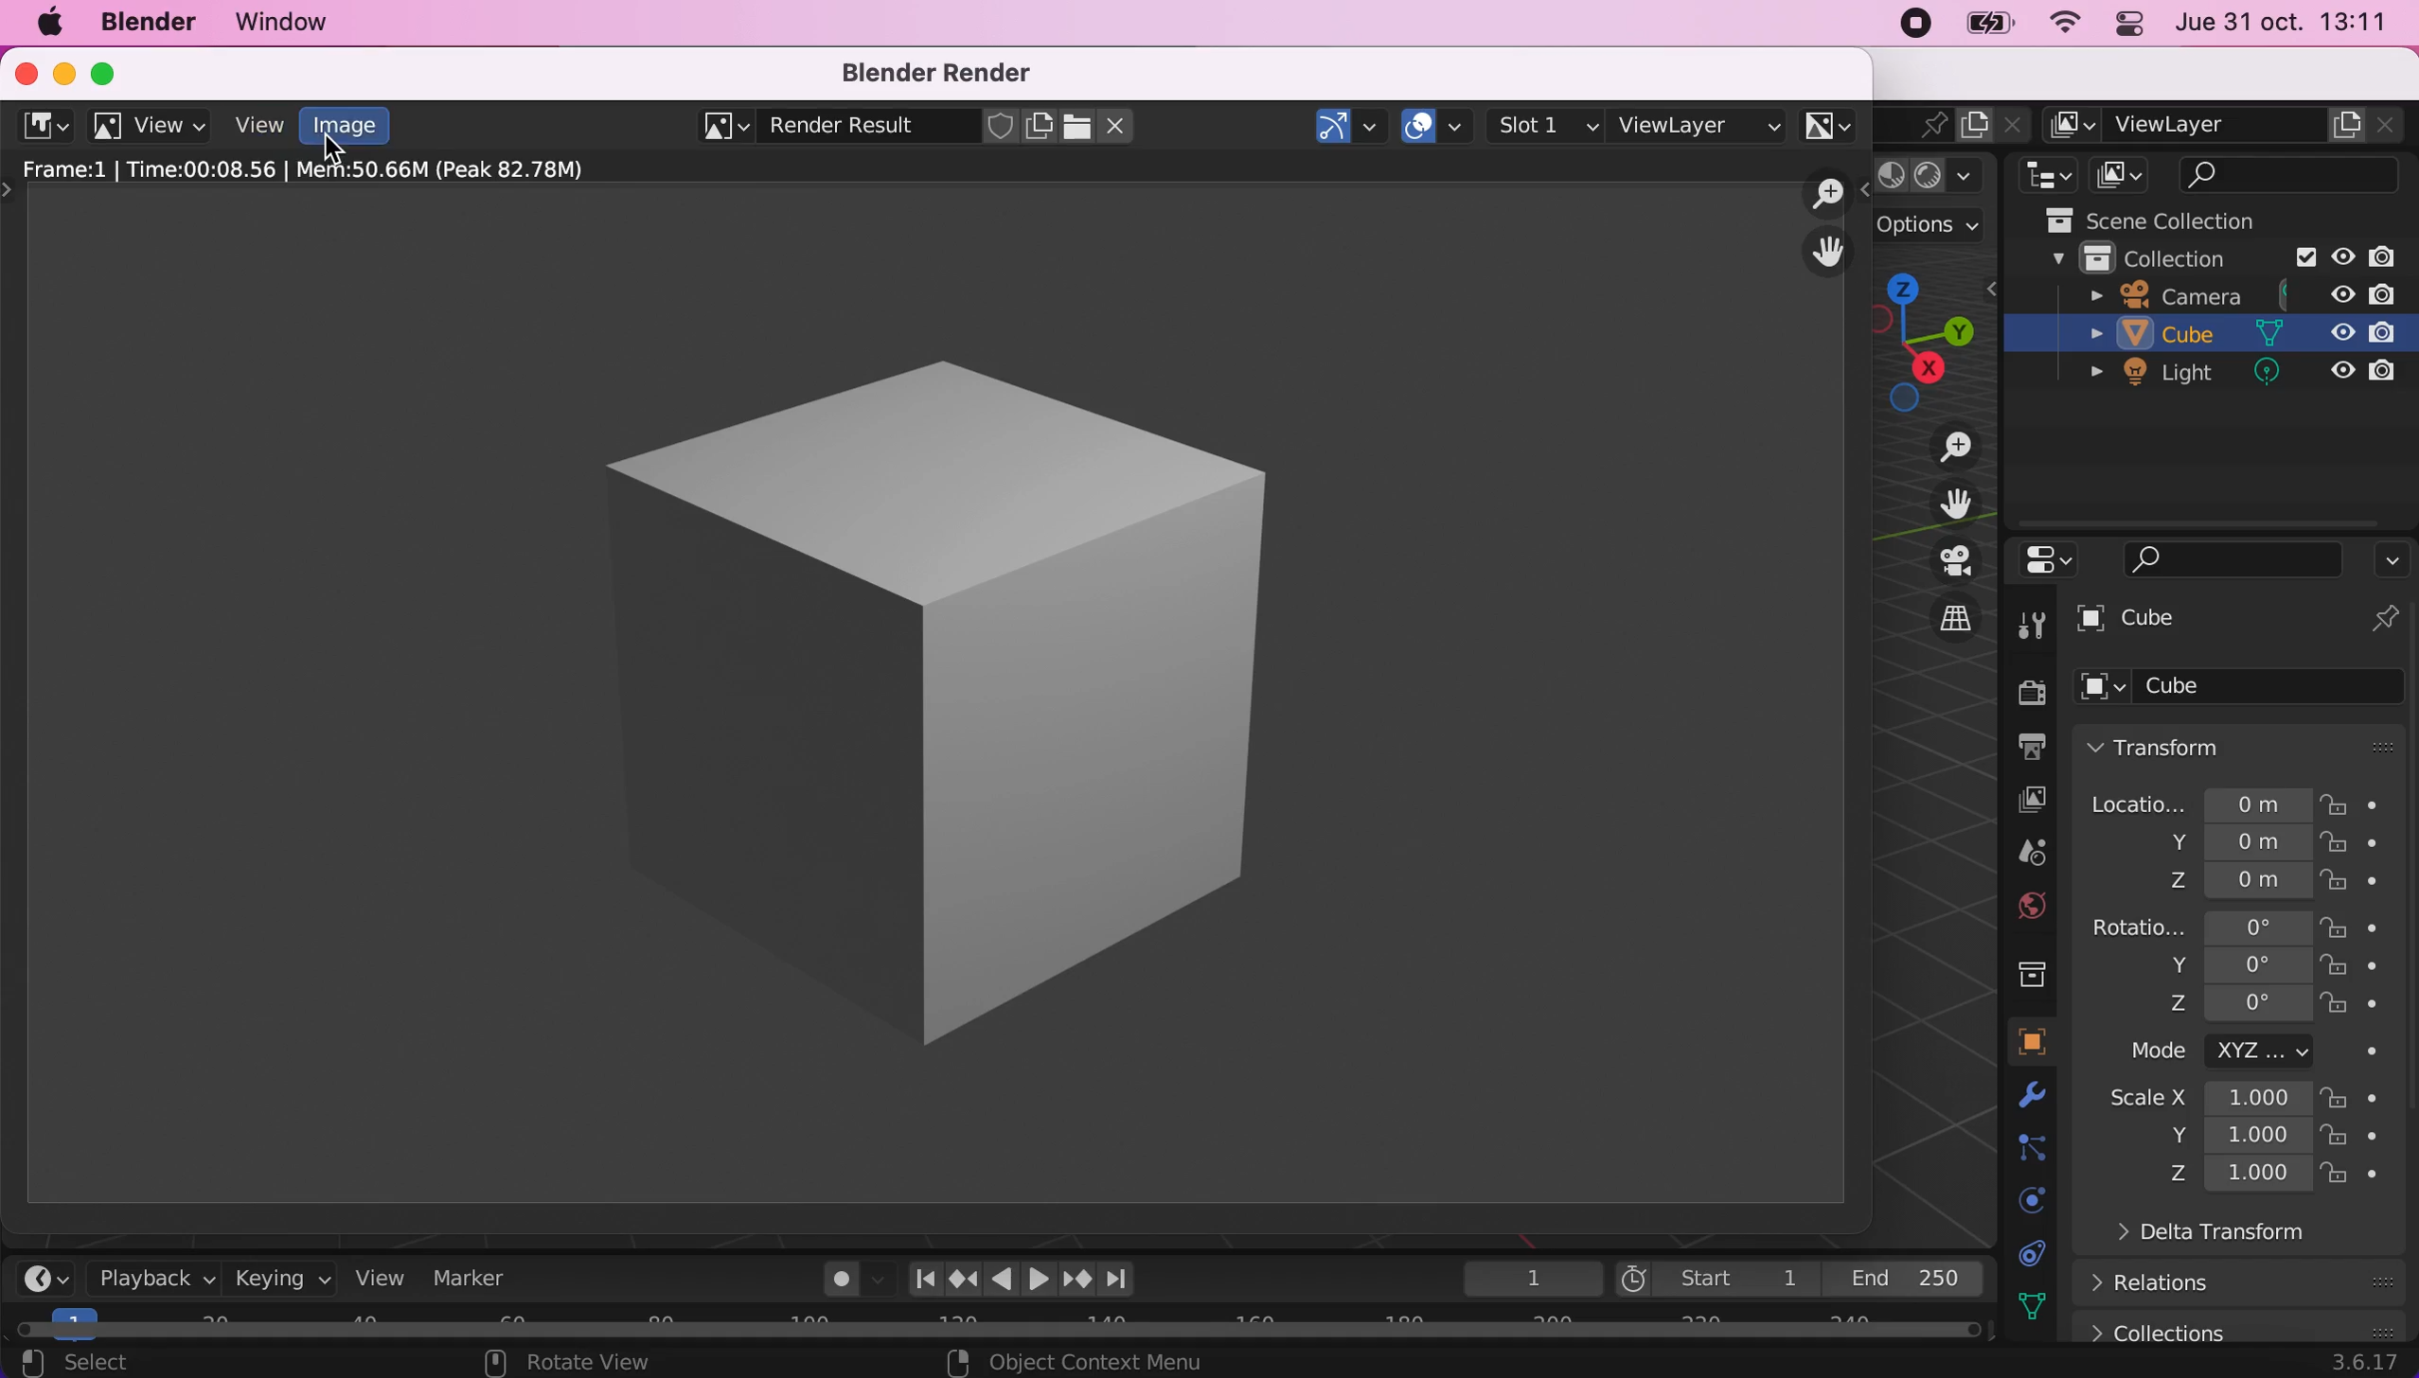  I want to click on data, so click(2039, 1253).